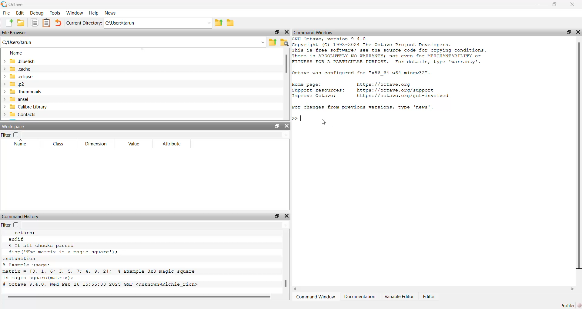 The height and width of the screenshot is (309, 582). Describe the element at coordinates (315, 297) in the screenshot. I see `Command Window` at that location.